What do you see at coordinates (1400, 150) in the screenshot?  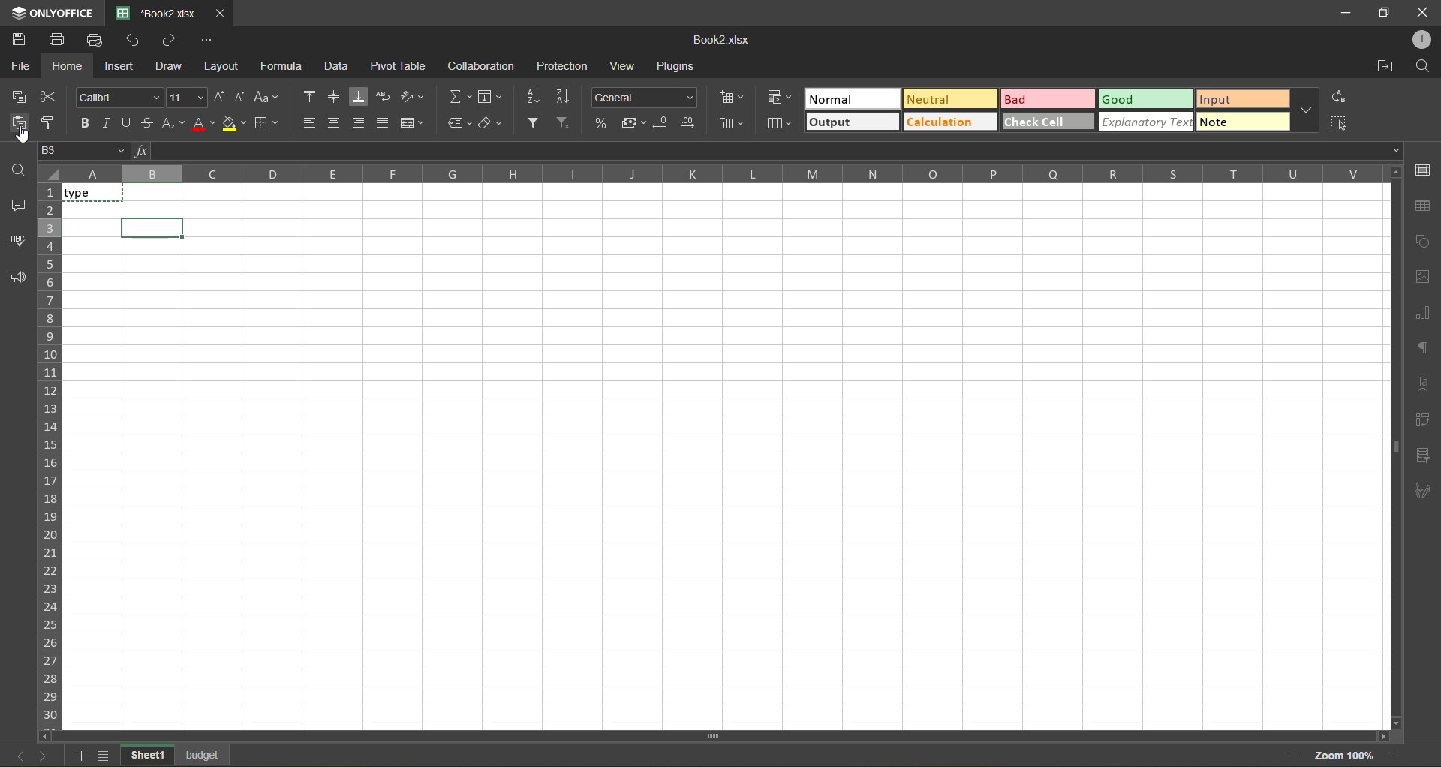 I see `Dropdown` at bounding box center [1400, 150].